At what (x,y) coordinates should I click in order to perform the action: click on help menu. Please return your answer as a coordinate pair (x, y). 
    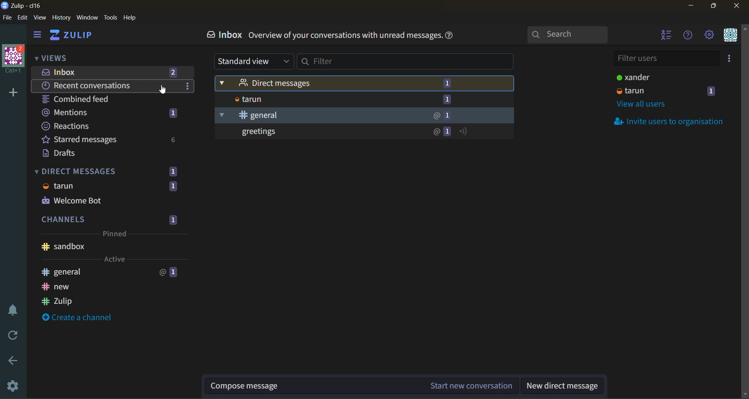
    Looking at the image, I should click on (688, 37).